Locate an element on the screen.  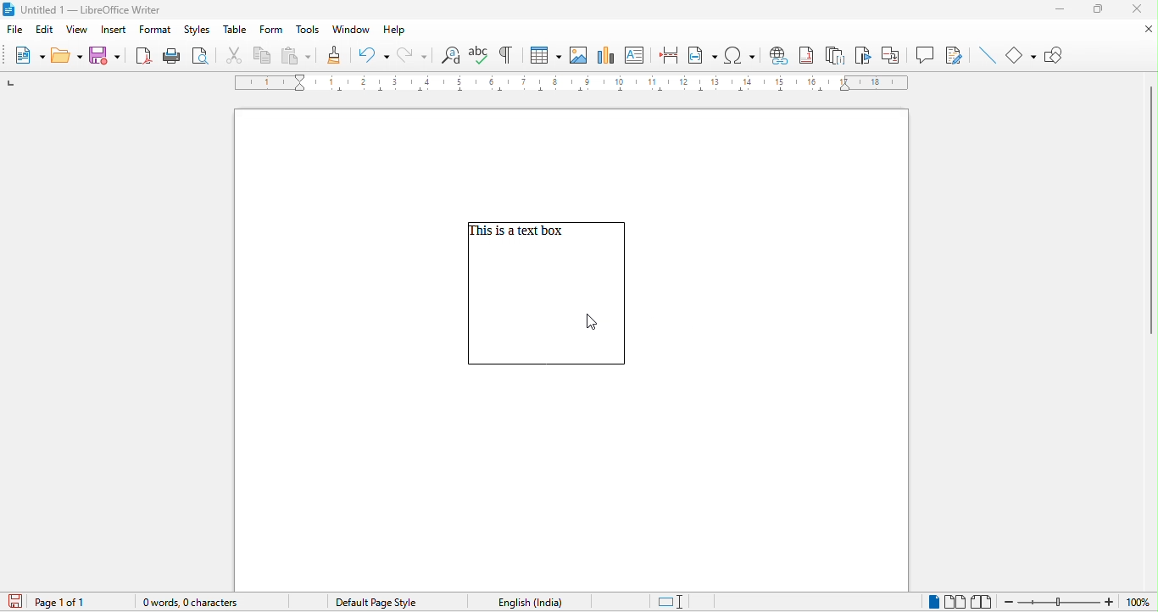
cursor  is located at coordinates (595, 320).